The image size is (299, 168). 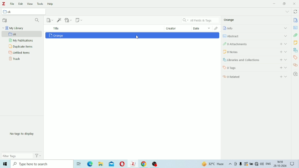 I want to click on My Library, so click(x=13, y=28).